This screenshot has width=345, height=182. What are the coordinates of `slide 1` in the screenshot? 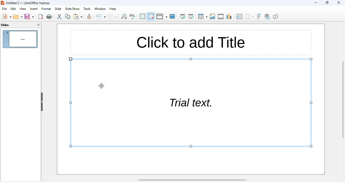 It's located at (20, 39).